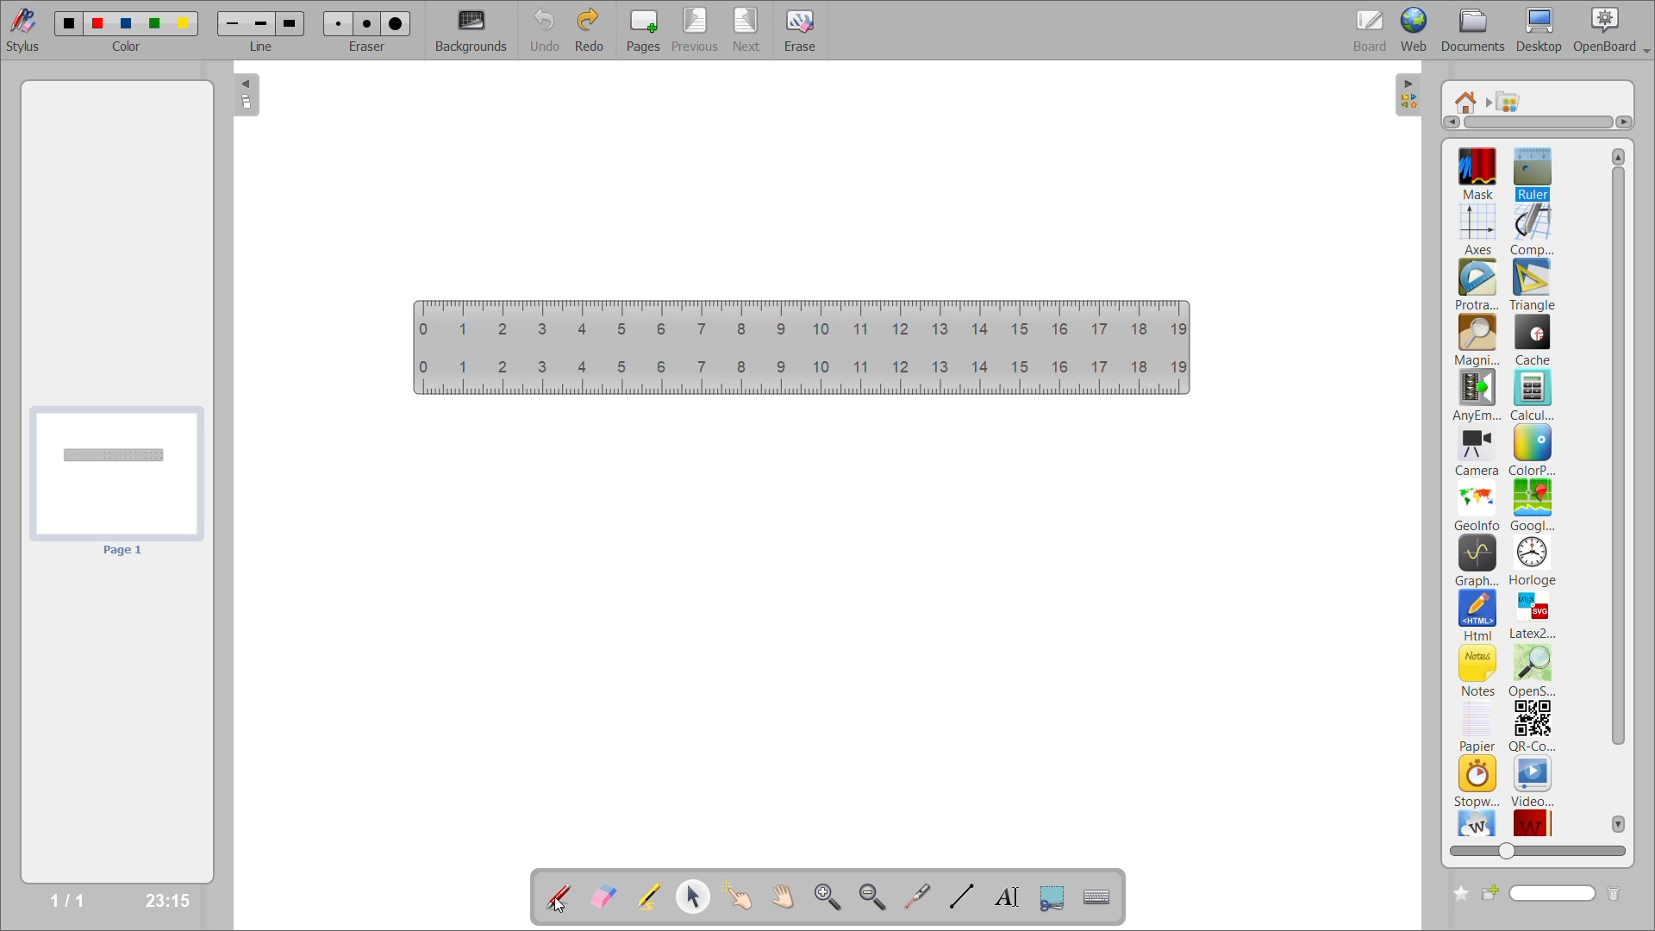 The width and height of the screenshot is (1655, 931). Describe the element at coordinates (1532, 450) in the screenshot. I see `colorpicker` at that location.